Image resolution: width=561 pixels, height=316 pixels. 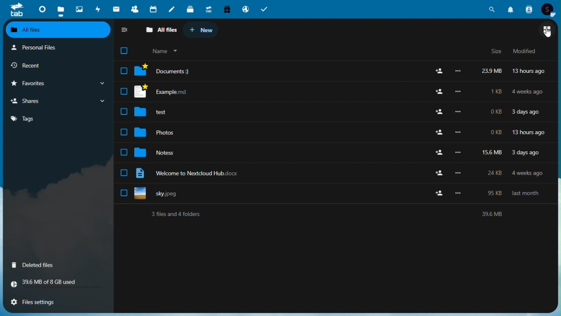 I want to click on more options, so click(x=458, y=193).